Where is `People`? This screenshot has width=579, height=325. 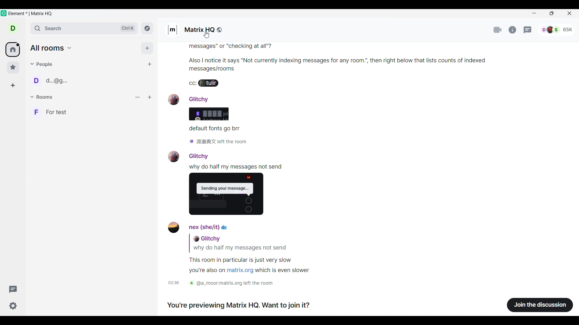 People is located at coordinates (42, 64).